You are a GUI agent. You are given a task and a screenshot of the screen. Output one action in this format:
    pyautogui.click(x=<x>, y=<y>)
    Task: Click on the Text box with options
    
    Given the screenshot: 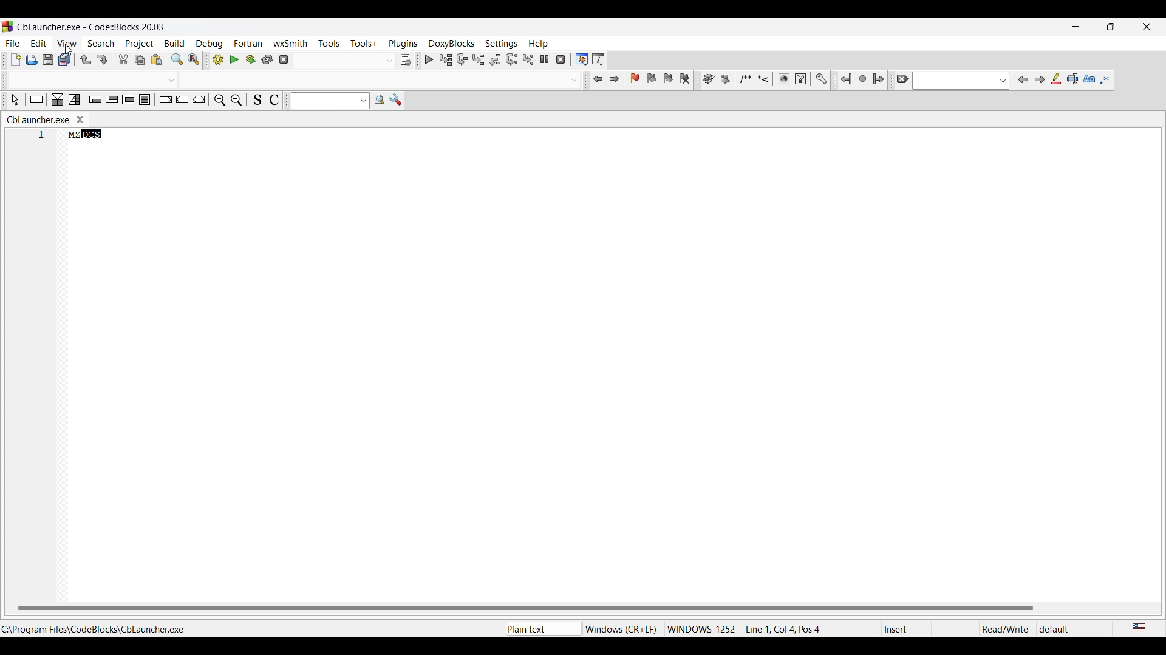 What is the action you would take?
    pyautogui.click(x=346, y=59)
    